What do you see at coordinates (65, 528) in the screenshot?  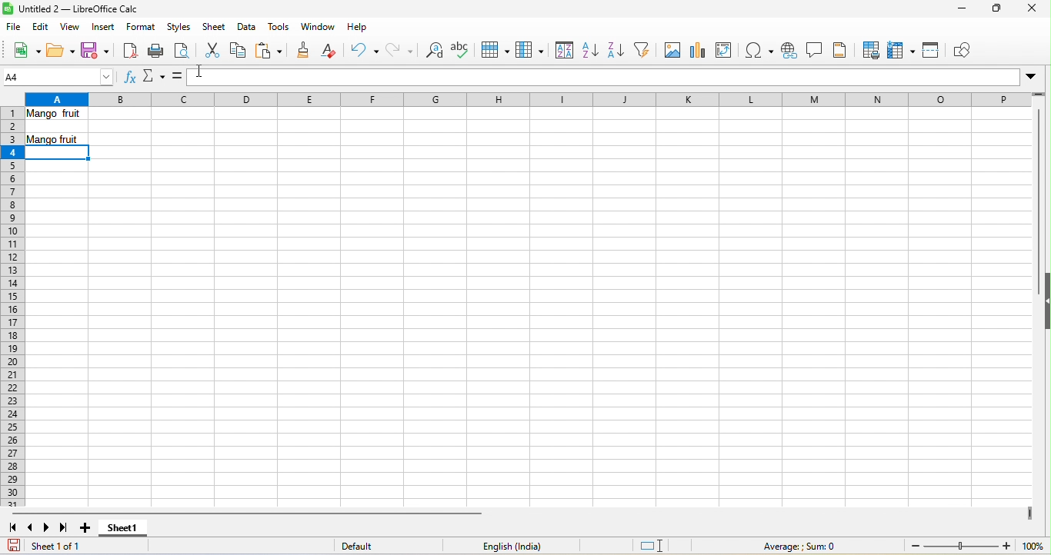 I see `scroll to last sheet` at bounding box center [65, 528].